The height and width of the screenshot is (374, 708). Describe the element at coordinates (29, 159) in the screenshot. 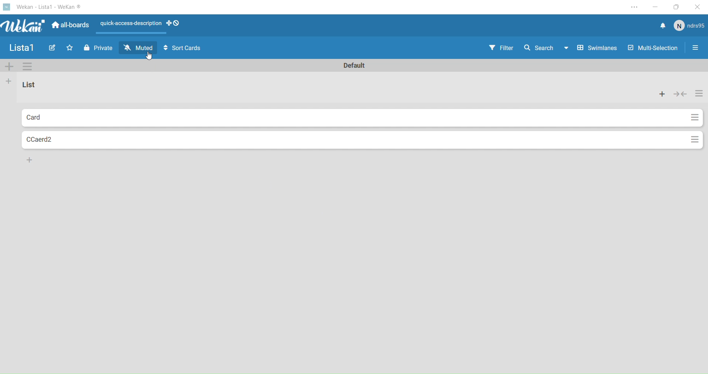

I see `Add` at that location.